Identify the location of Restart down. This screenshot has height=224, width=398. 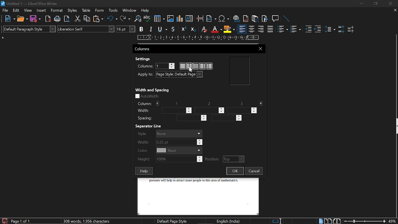
(375, 4).